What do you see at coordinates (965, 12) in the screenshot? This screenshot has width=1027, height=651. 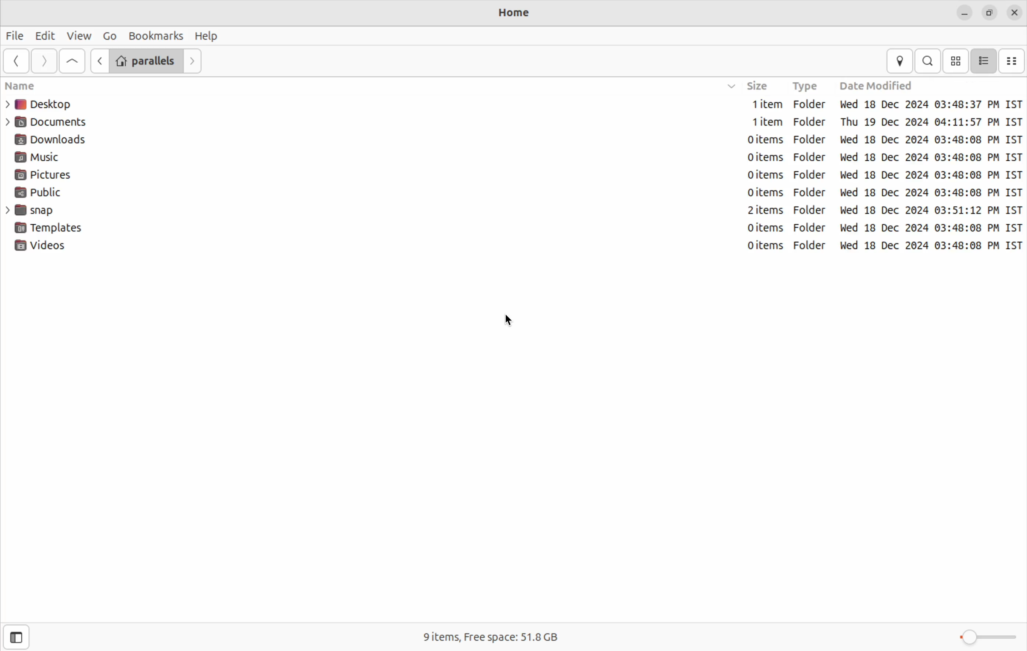 I see `minimize` at bounding box center [965, 12].